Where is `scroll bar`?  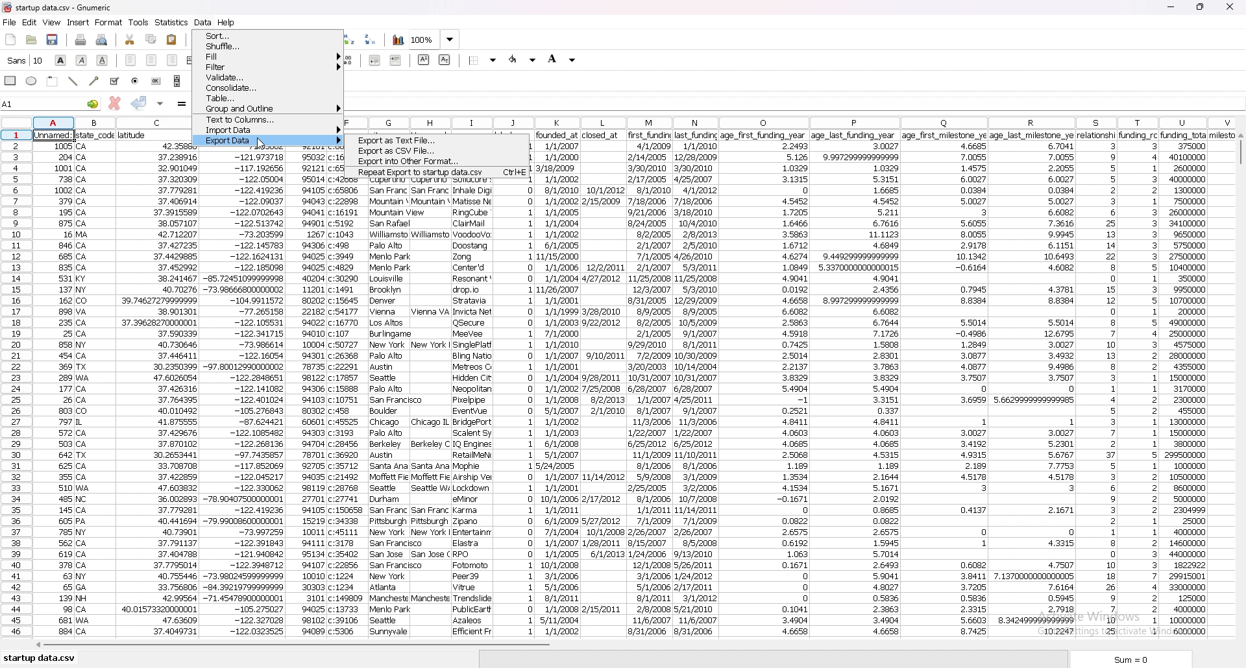 scroll bar is located at coordinates (629, 647).